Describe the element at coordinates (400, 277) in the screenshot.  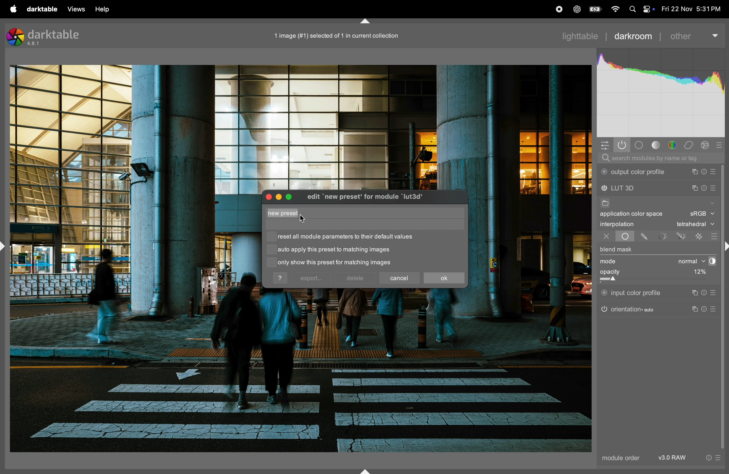
I see `cancel` at that location.